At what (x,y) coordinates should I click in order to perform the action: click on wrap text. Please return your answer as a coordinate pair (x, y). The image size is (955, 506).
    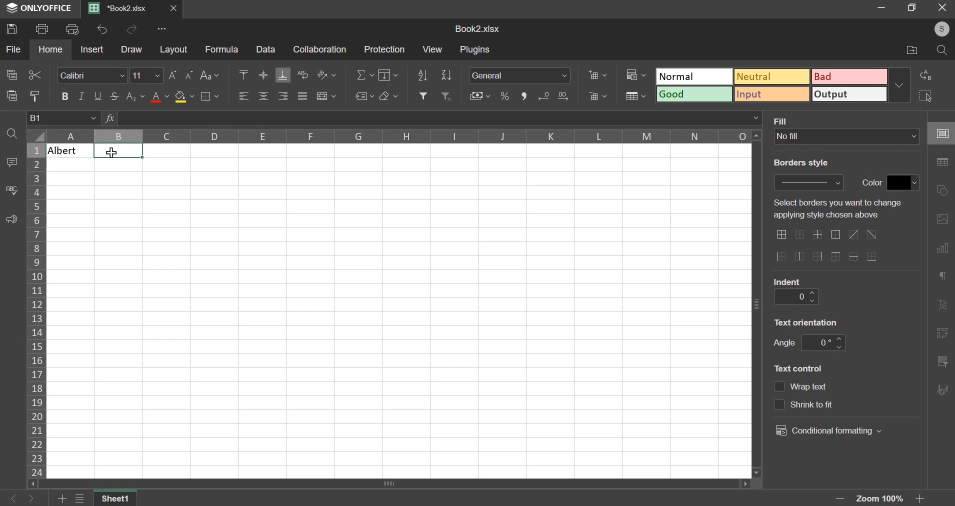
    Looking at the image, I should click on (302, 74).